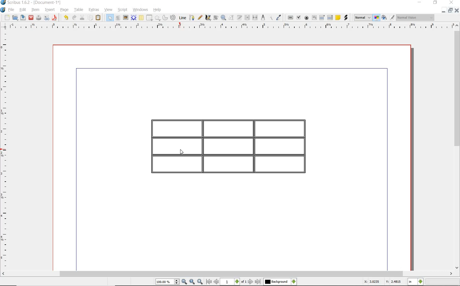  What do you see at coordinates (149, 18) in the screenshot?
I see `shape` at bounding box center [149, 18].